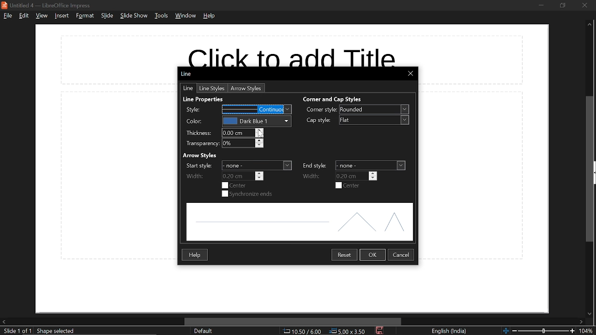 The height and width of the screenshot is (335, 596). I want to click on star style, so click(258, 166).